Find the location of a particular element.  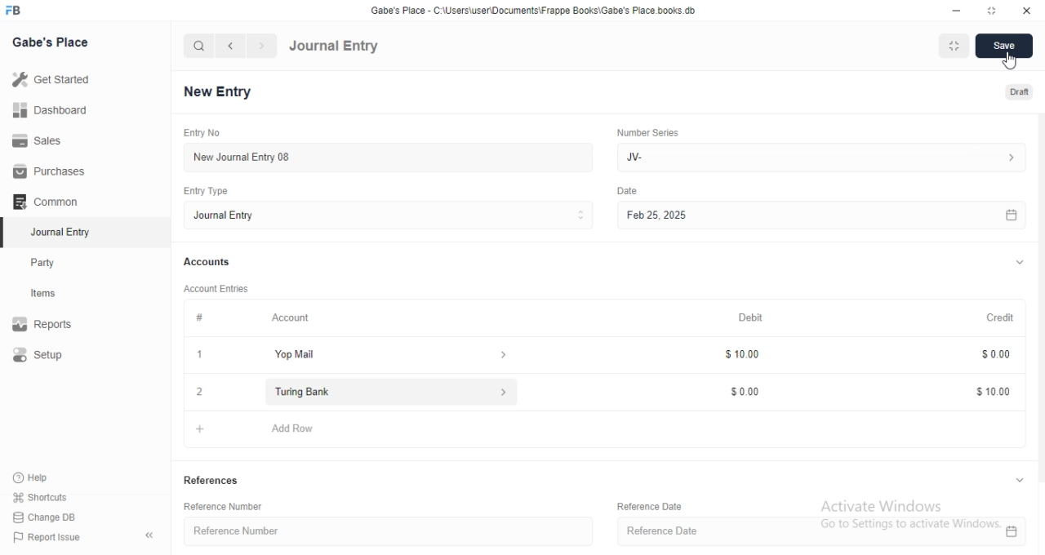

Entry No is located at coordinates (200, 131).